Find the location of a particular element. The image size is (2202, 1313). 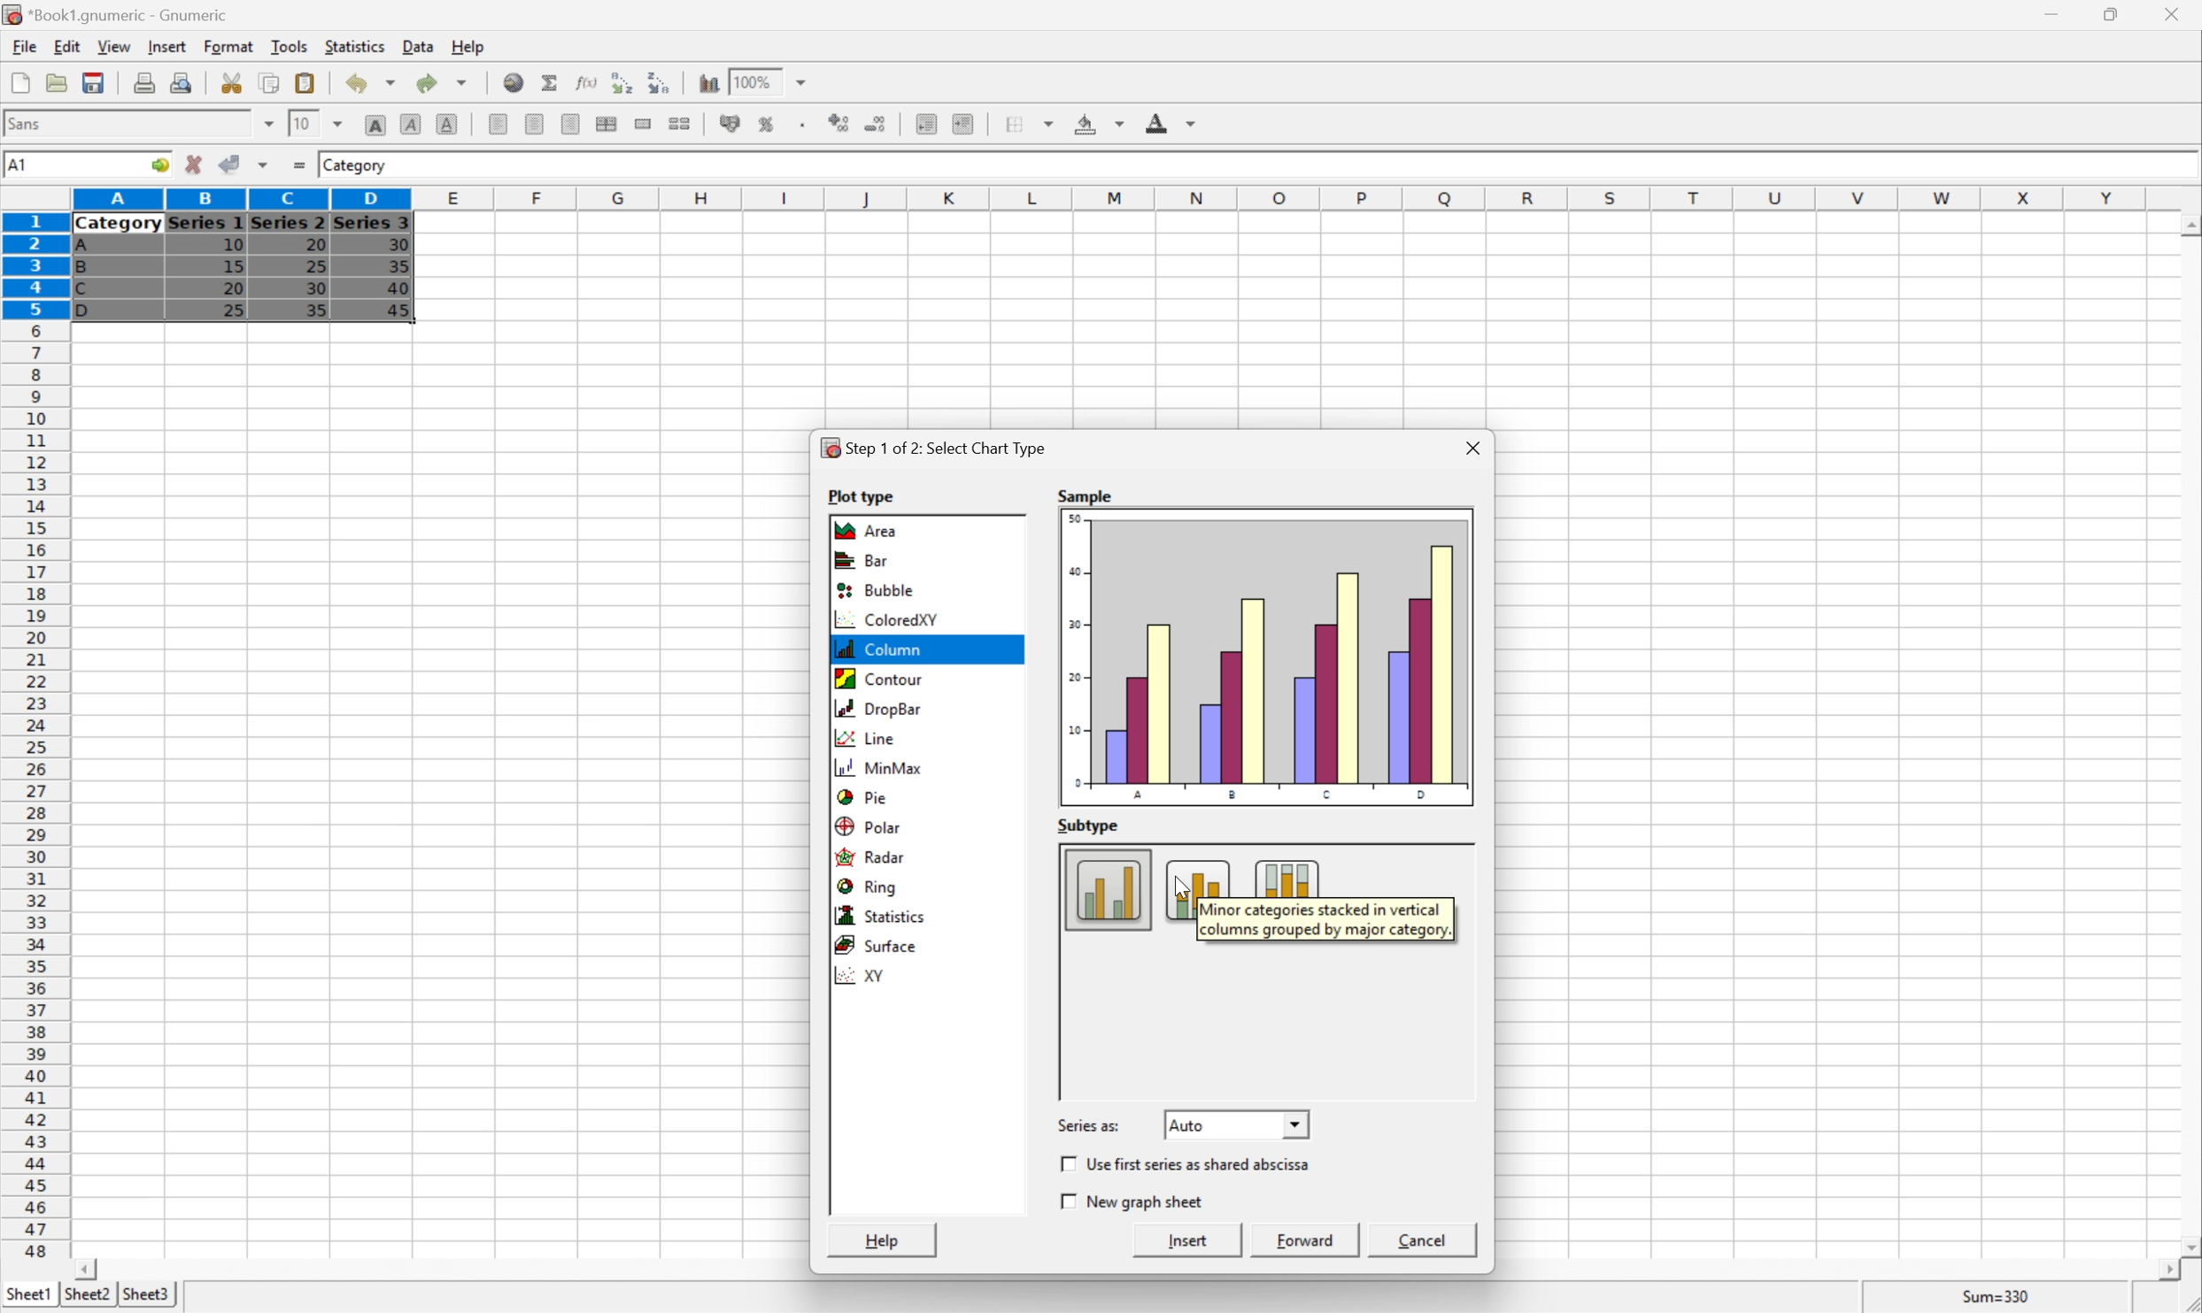

Close is located at coordinates (1472, 447).